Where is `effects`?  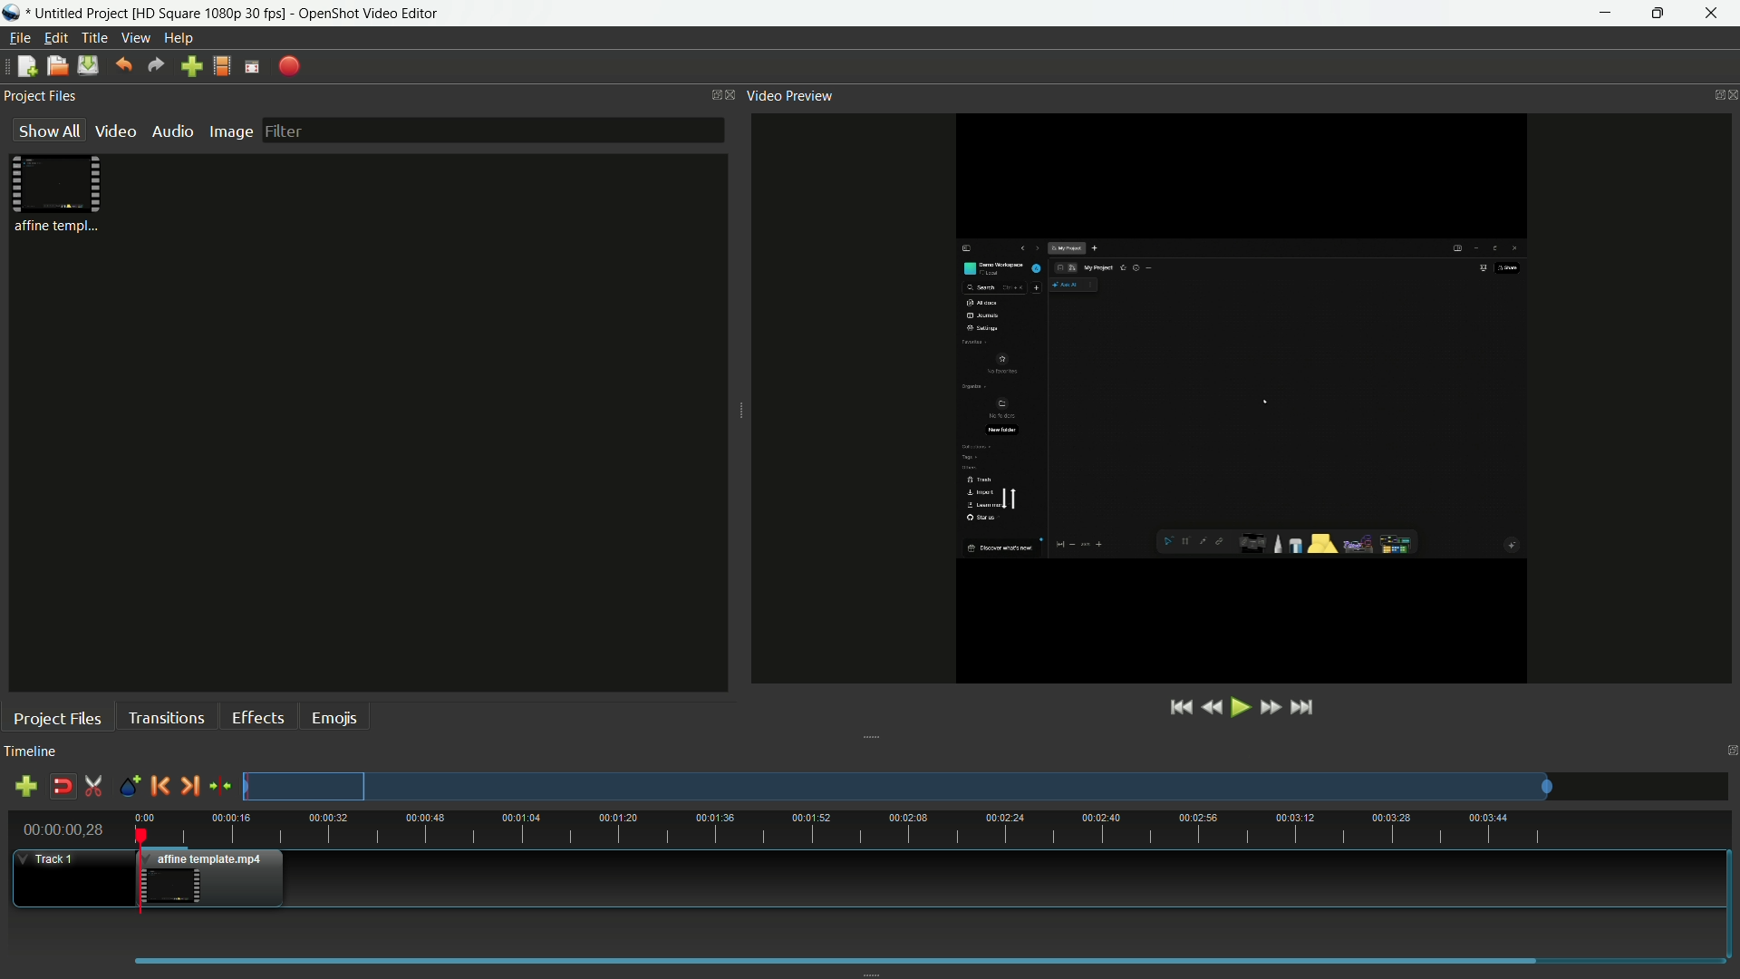
effects is located at coordinates (261, 717).